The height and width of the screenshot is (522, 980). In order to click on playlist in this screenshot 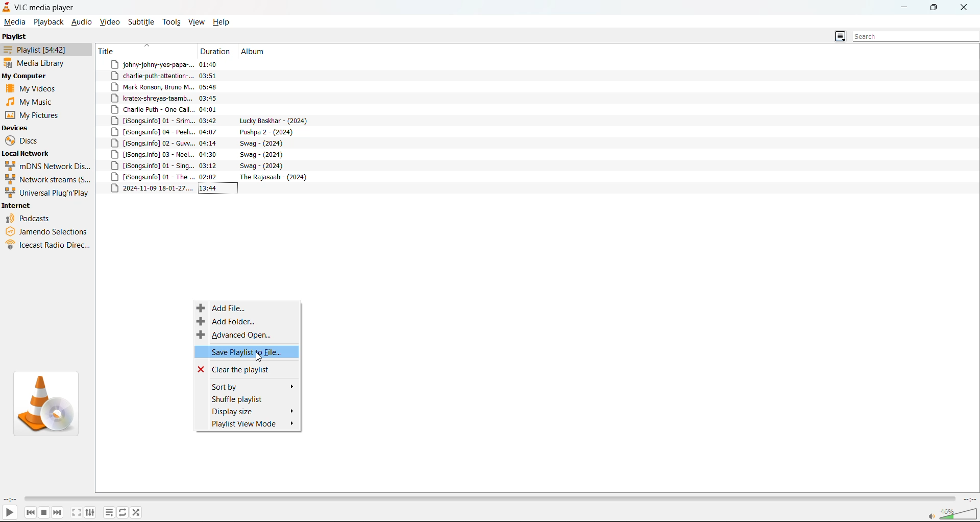, I will do `click(41, 50)`.